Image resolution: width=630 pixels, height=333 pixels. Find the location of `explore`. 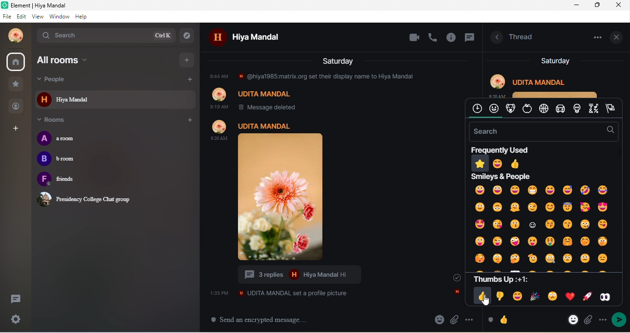

explore is located at coordinates (189, 35).